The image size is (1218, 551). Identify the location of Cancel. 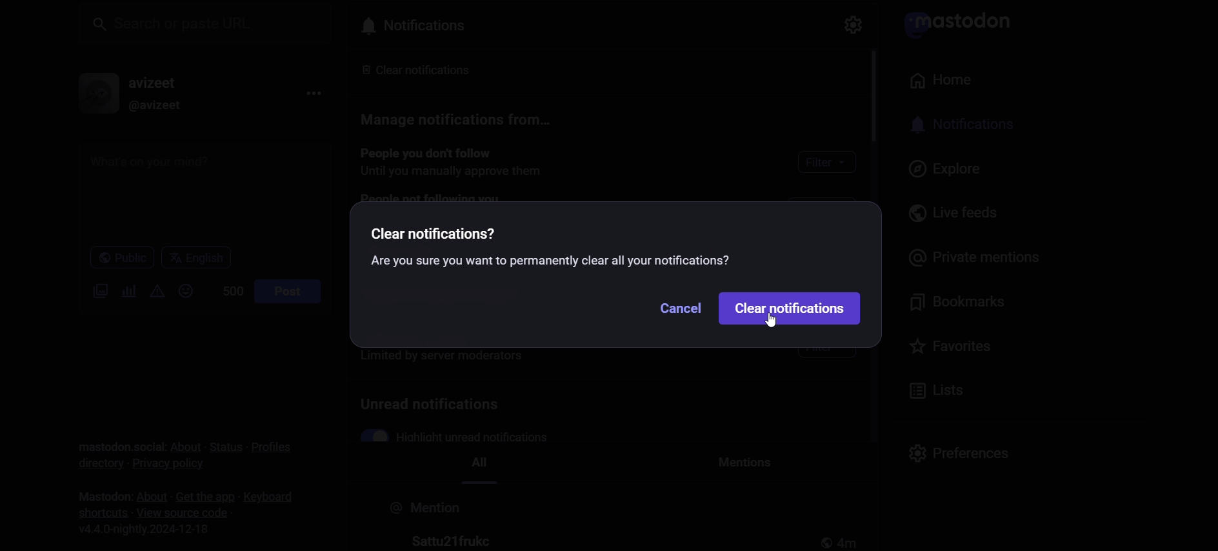
(677, 309).